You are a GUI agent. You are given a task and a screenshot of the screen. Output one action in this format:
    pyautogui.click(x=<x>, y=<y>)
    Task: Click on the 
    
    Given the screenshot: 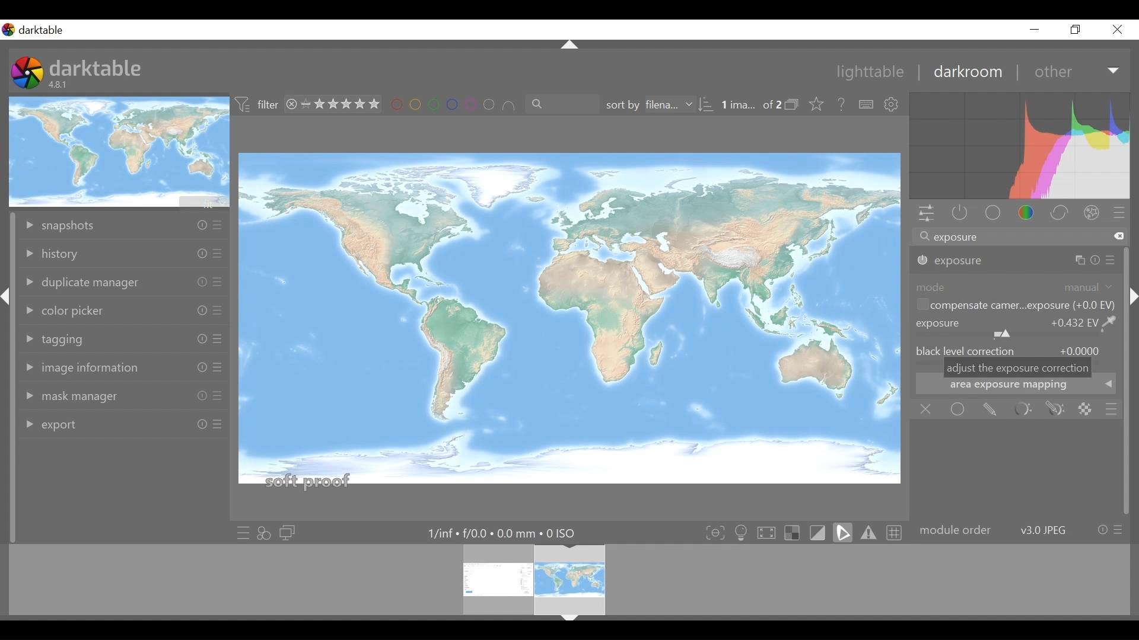 What is the action you would take?
    pyautogui.click(x=7, y=309)
    